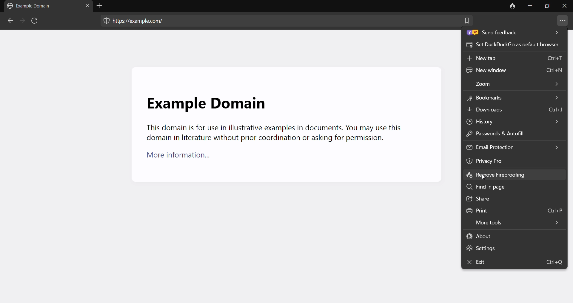 This screenshot has height=303, width=573. Describe the element at coordinates (507, 133) in the screenshot. I see `password and autofill` at that location.